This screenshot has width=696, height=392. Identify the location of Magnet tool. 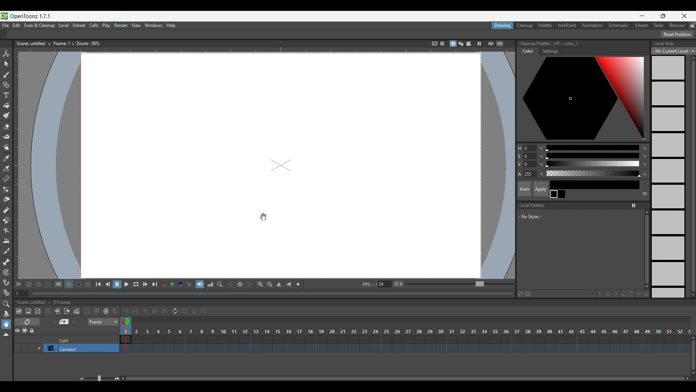
(6, 220).